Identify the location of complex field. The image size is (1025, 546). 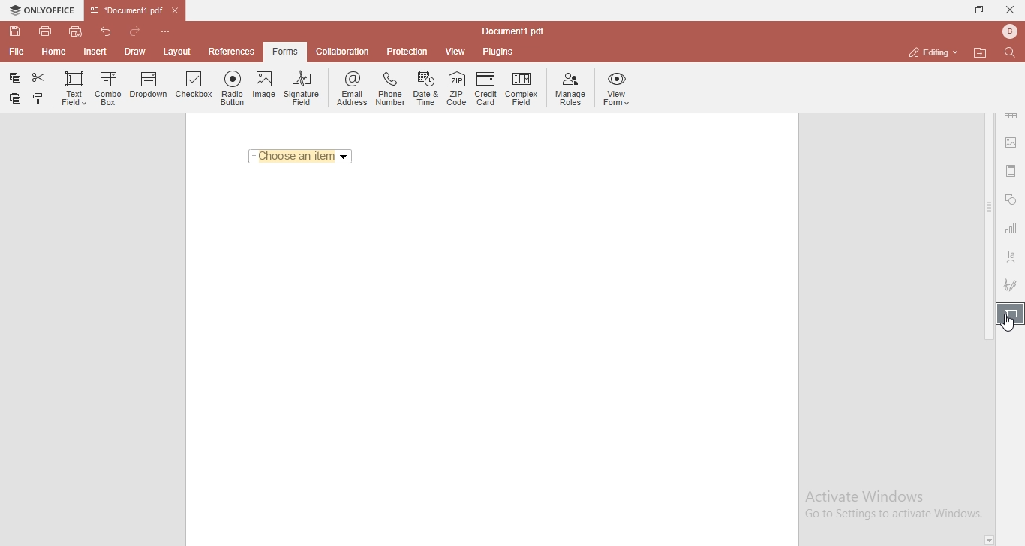
(522, 90).